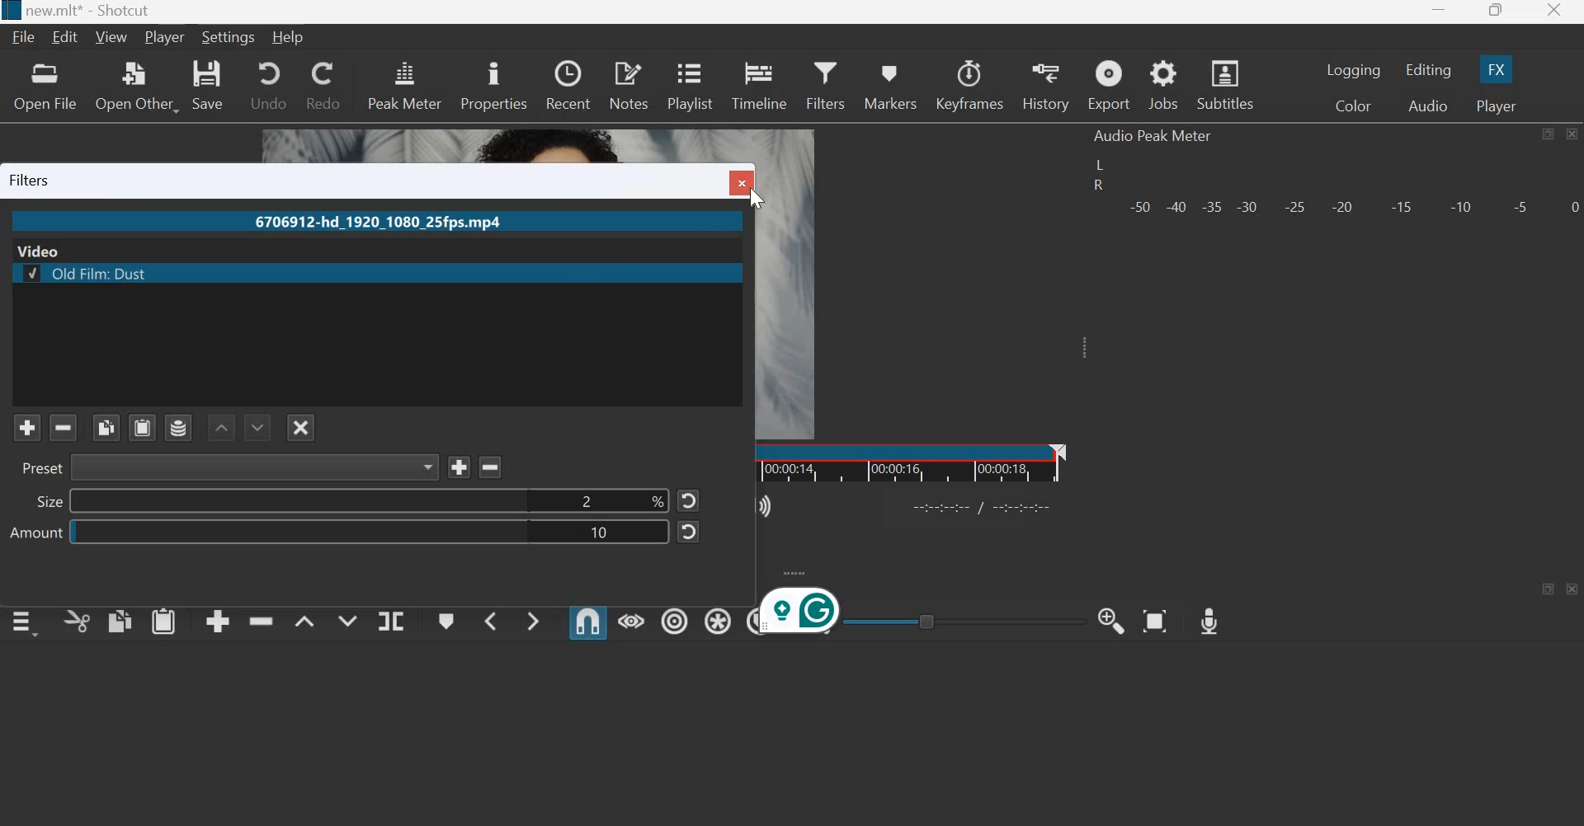 The height and width of the screenshot is (826, 1584). What do you see at coordinates (35, 535) in the screenshot?
I see `Amount` at bounding box center [35, 535].